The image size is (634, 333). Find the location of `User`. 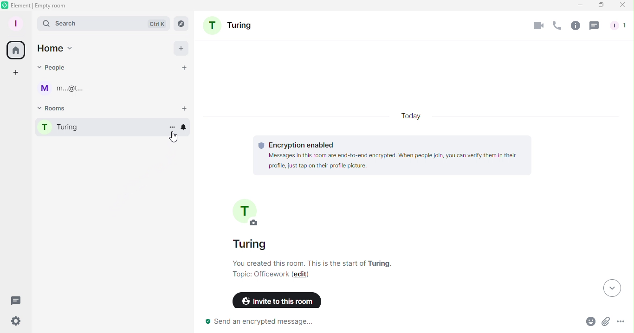

User is located at coordinates (66, 89).